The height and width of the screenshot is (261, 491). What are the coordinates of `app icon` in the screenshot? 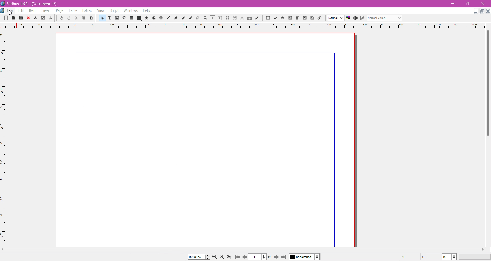 It's located at (3, 4).